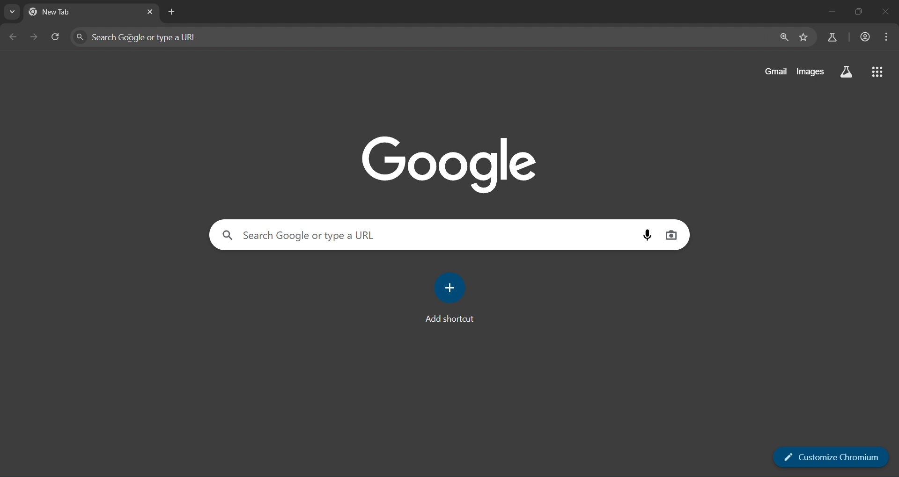 The image size is (899, 477). What do you see at coordinates (832, 12) in the screenshot?
I see `minimize` at bounding box center [832, 12].